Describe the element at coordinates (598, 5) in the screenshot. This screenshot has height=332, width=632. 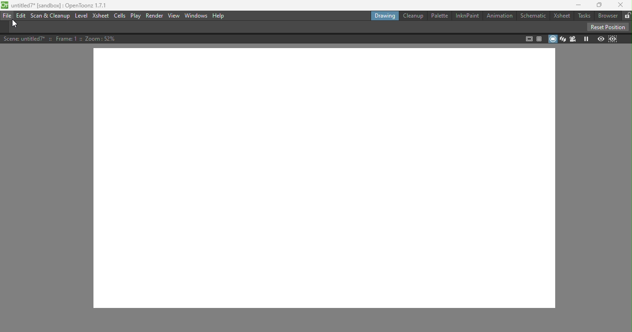
I see `Maximize` at that location.